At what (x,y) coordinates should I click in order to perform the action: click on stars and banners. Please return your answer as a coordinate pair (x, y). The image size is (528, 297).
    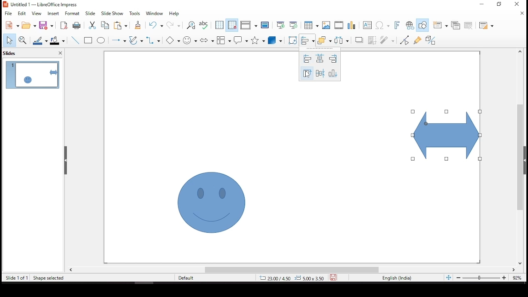
    Looking at the image, I should click on (257, 40).